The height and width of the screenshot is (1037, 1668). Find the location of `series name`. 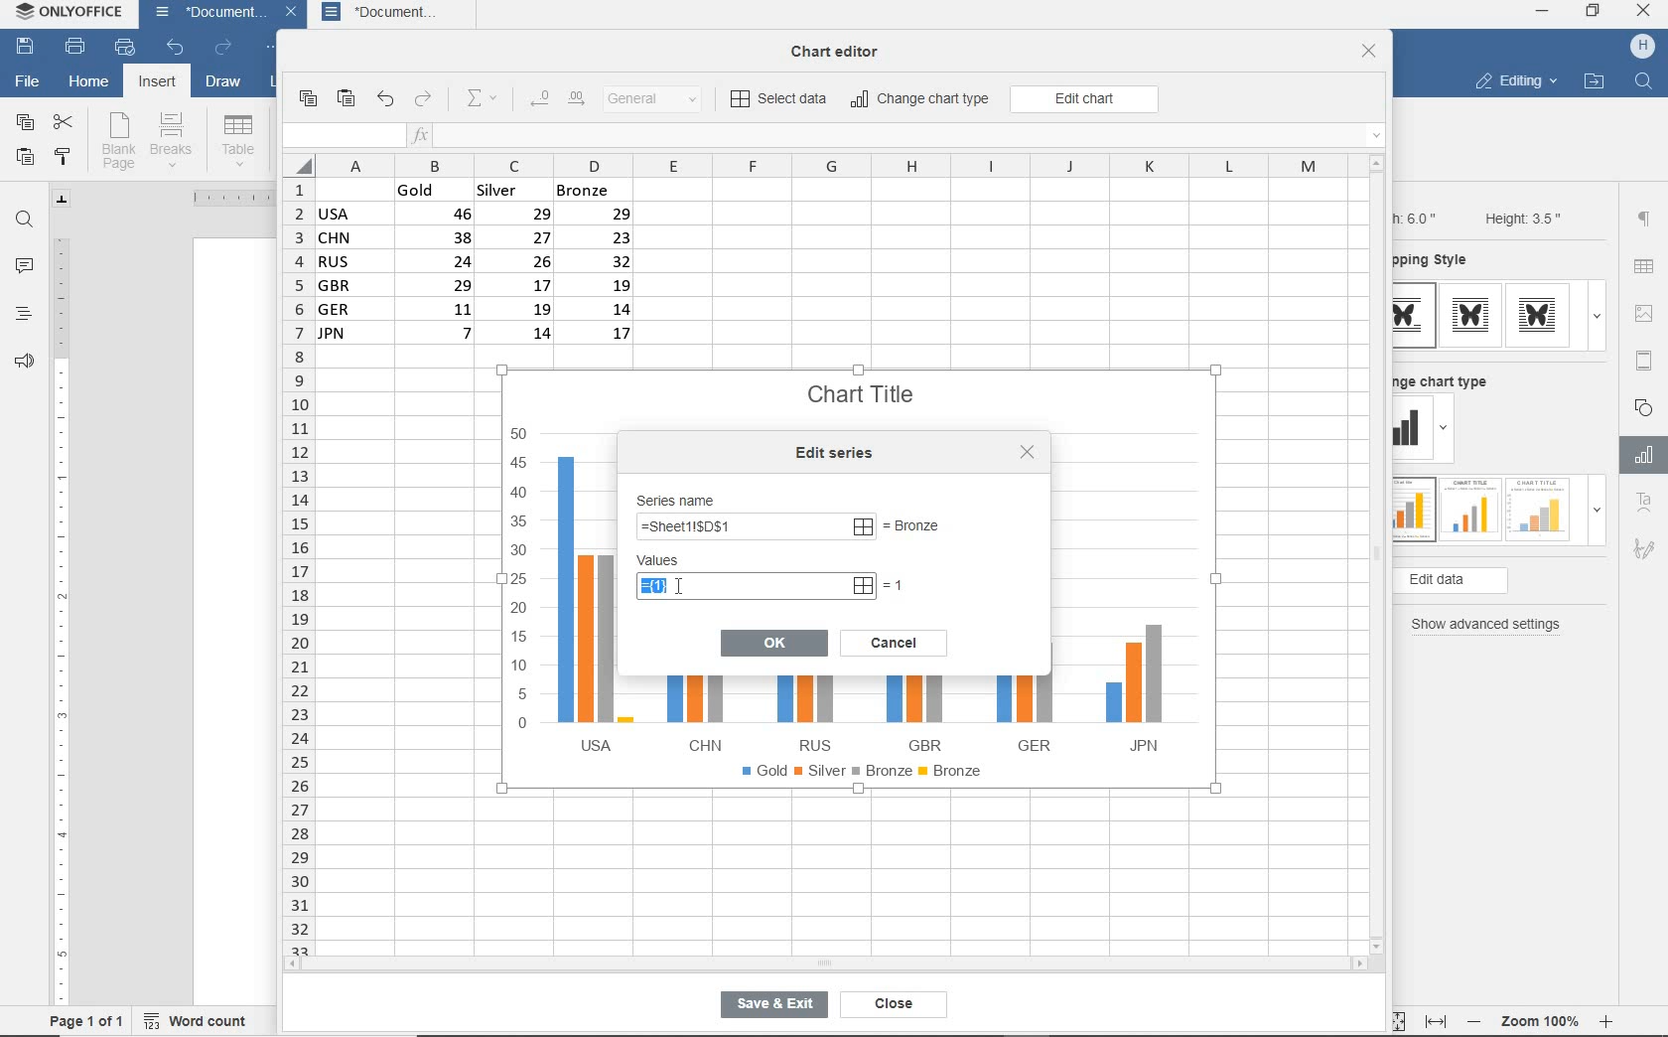

series name is located at coordinates (682, 498).